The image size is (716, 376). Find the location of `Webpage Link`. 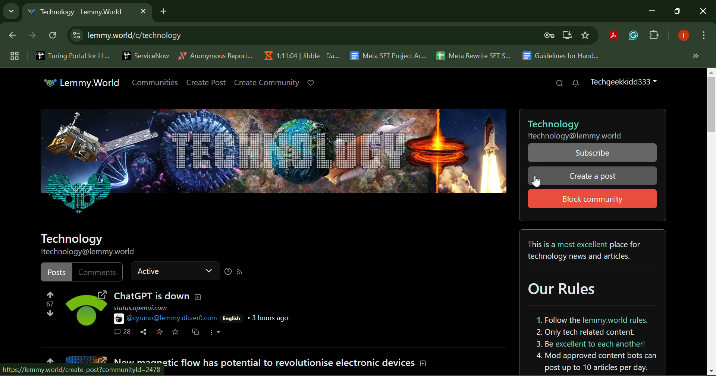

Webpage Link is located at coordinates (82, 371).